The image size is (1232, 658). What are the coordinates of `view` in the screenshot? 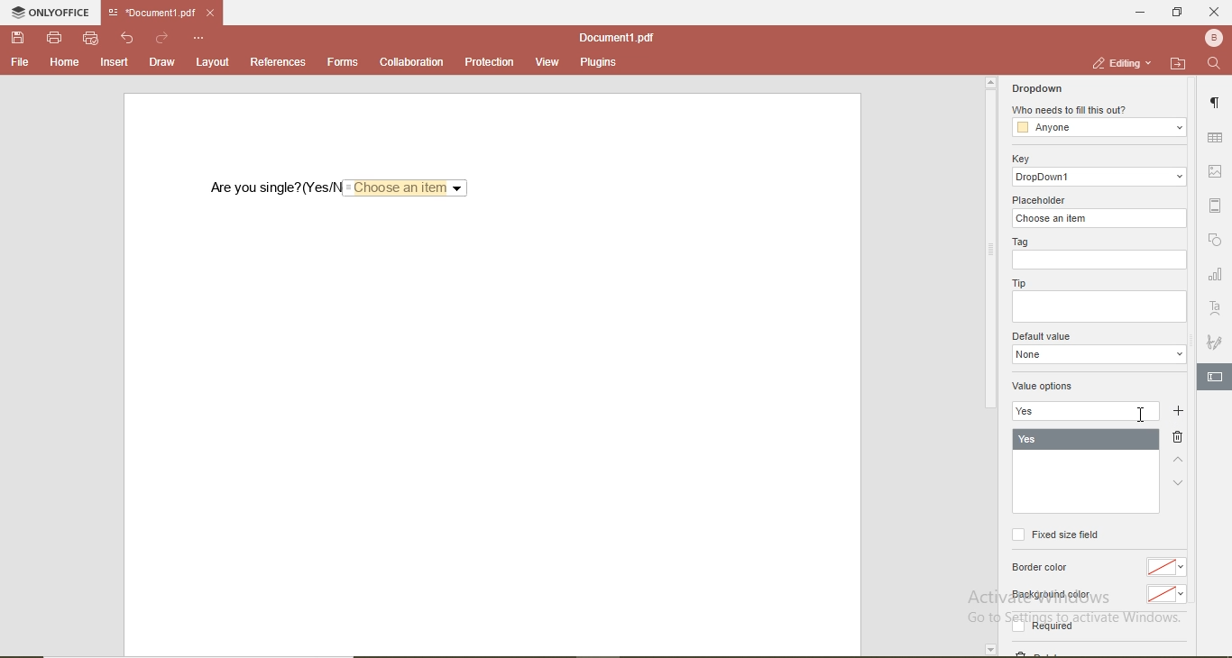 It's located at (547, 62).